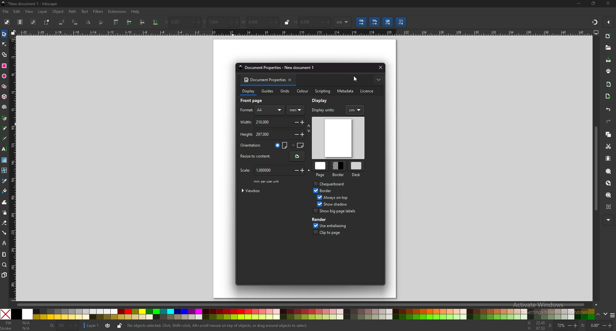 This screenshot has height=331, width=616. What do you see at coordinates (101, 23) in the screenshot?
I see `flip vertical` at bounding box center [101, 23].